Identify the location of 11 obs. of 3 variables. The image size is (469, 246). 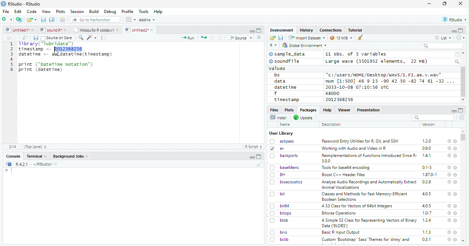
(356, 54).